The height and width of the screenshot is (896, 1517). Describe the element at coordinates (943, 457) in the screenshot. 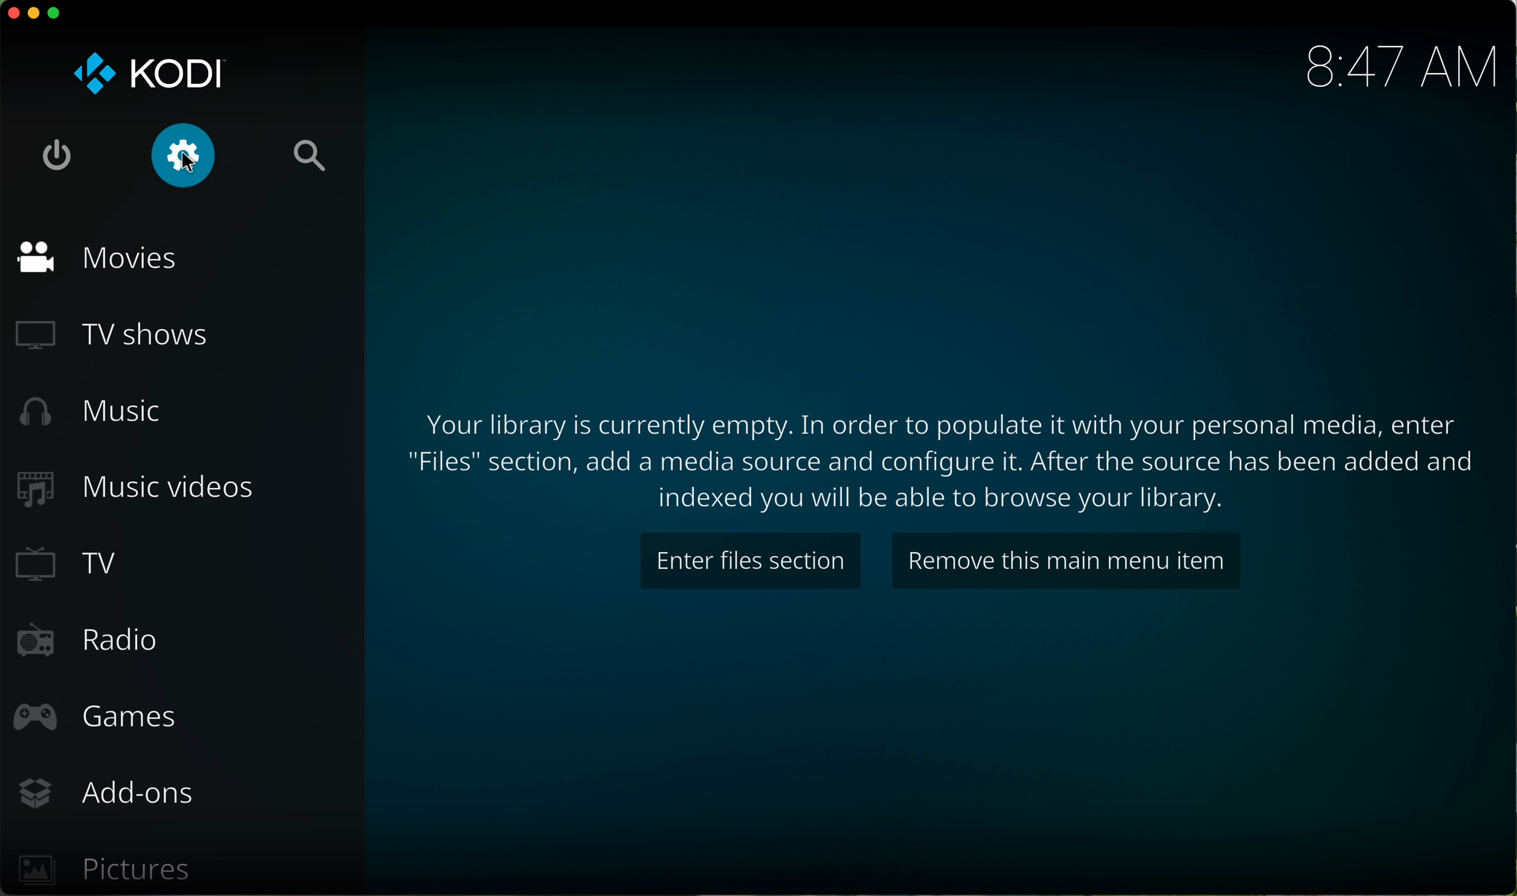

I see `note` at that location.